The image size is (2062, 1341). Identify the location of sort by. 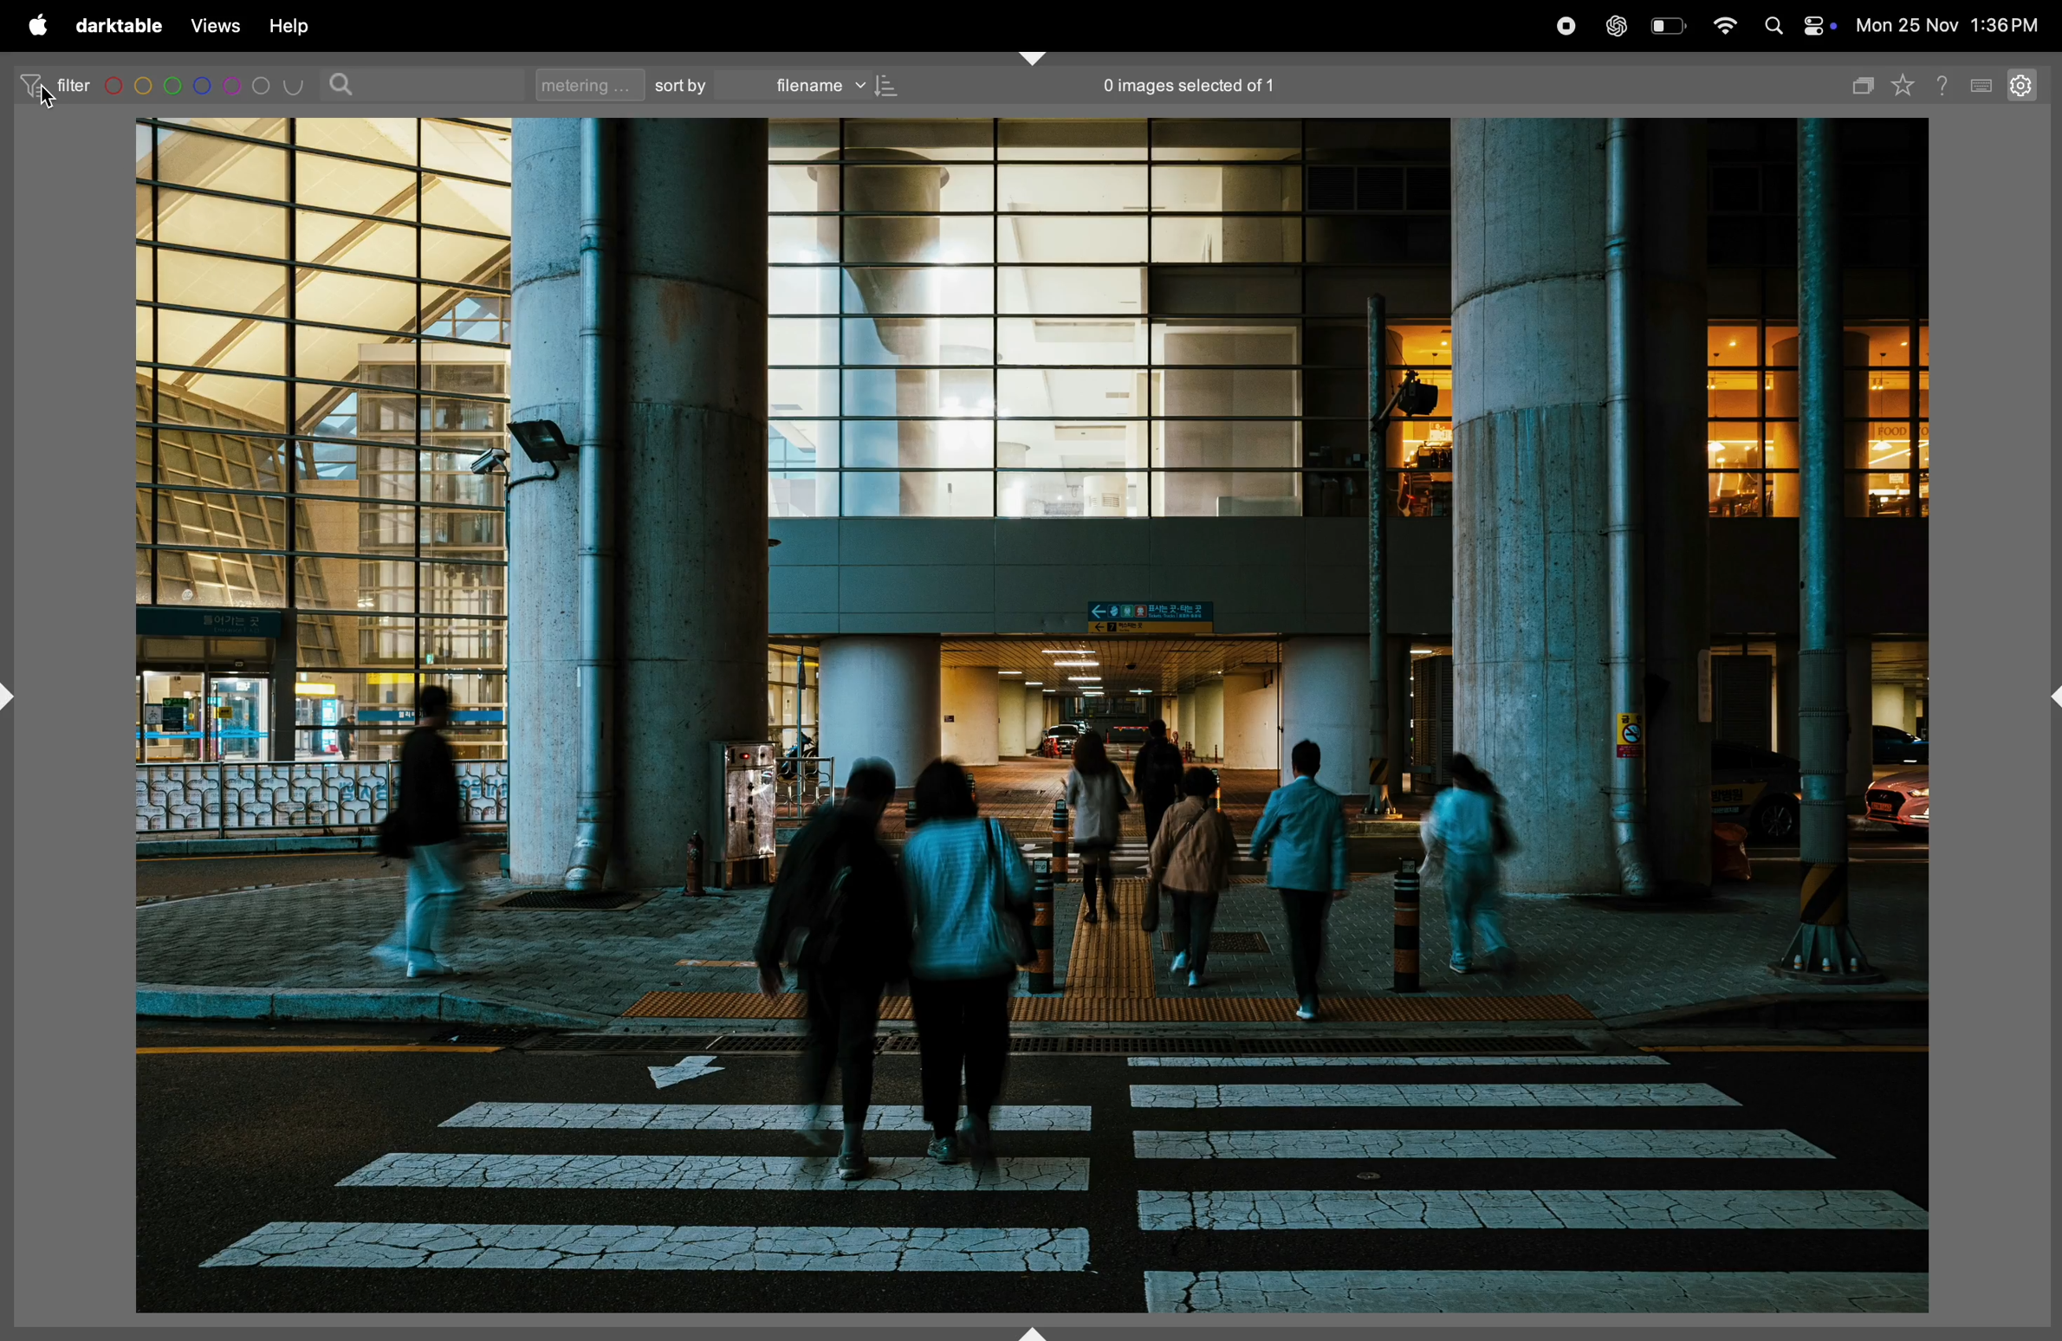
(682, 85).